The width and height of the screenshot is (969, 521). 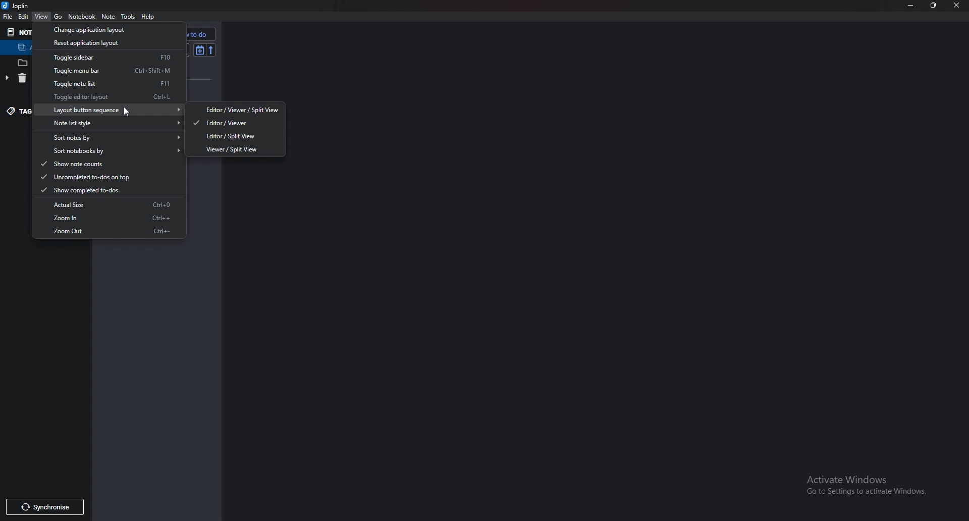 What do you see at coordinates (103, 28) in the screenshot?
I see `Change application layout` at bounding box center [103, 28].